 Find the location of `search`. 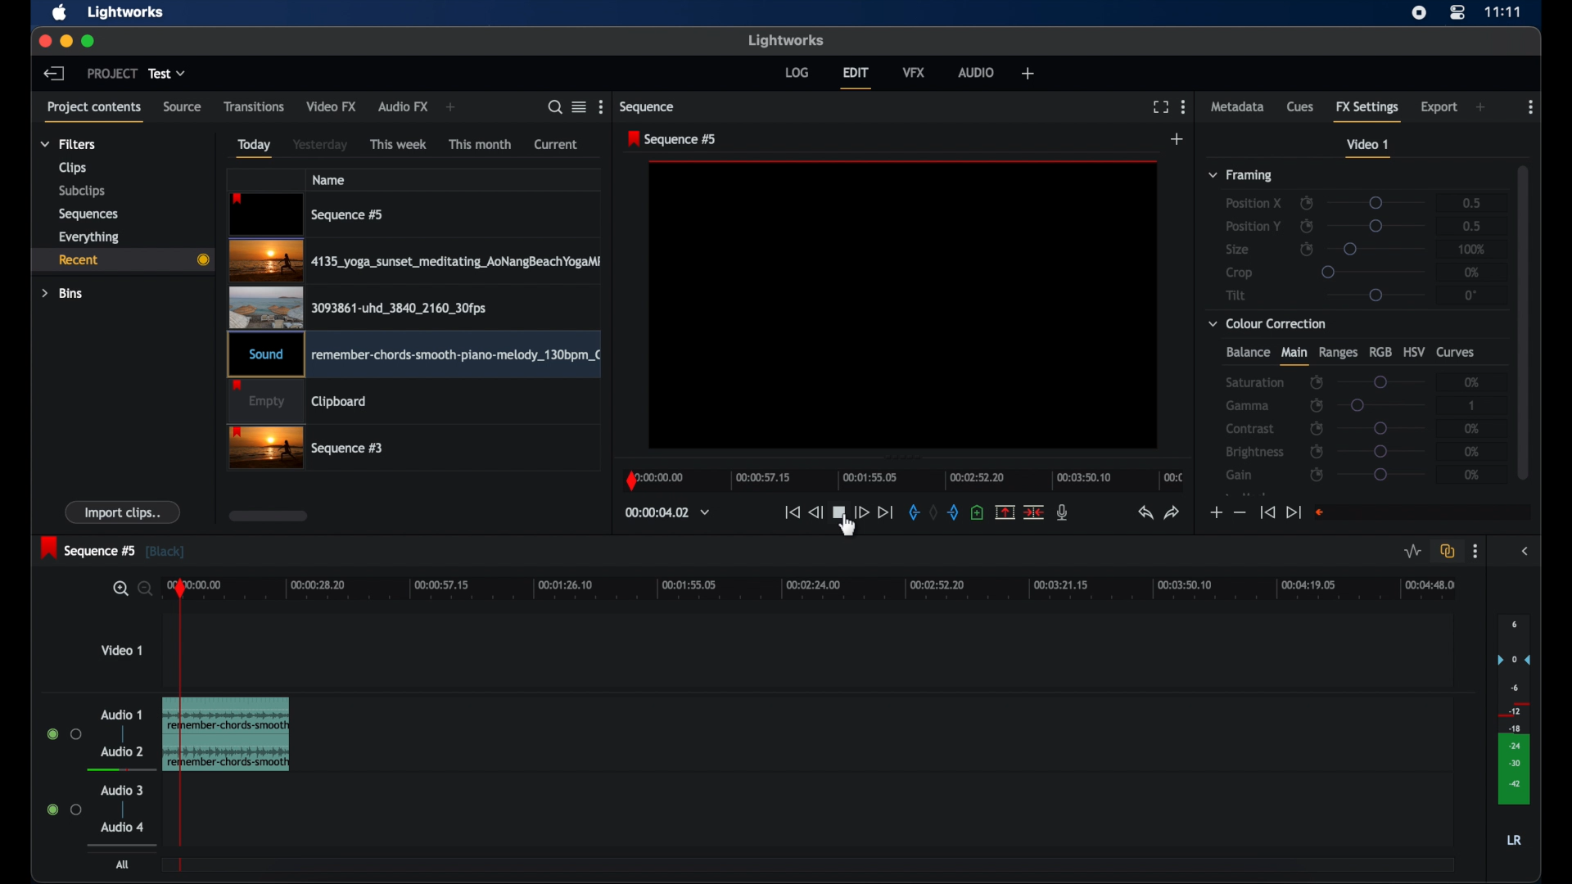

search is located at coordinates (555, 107).